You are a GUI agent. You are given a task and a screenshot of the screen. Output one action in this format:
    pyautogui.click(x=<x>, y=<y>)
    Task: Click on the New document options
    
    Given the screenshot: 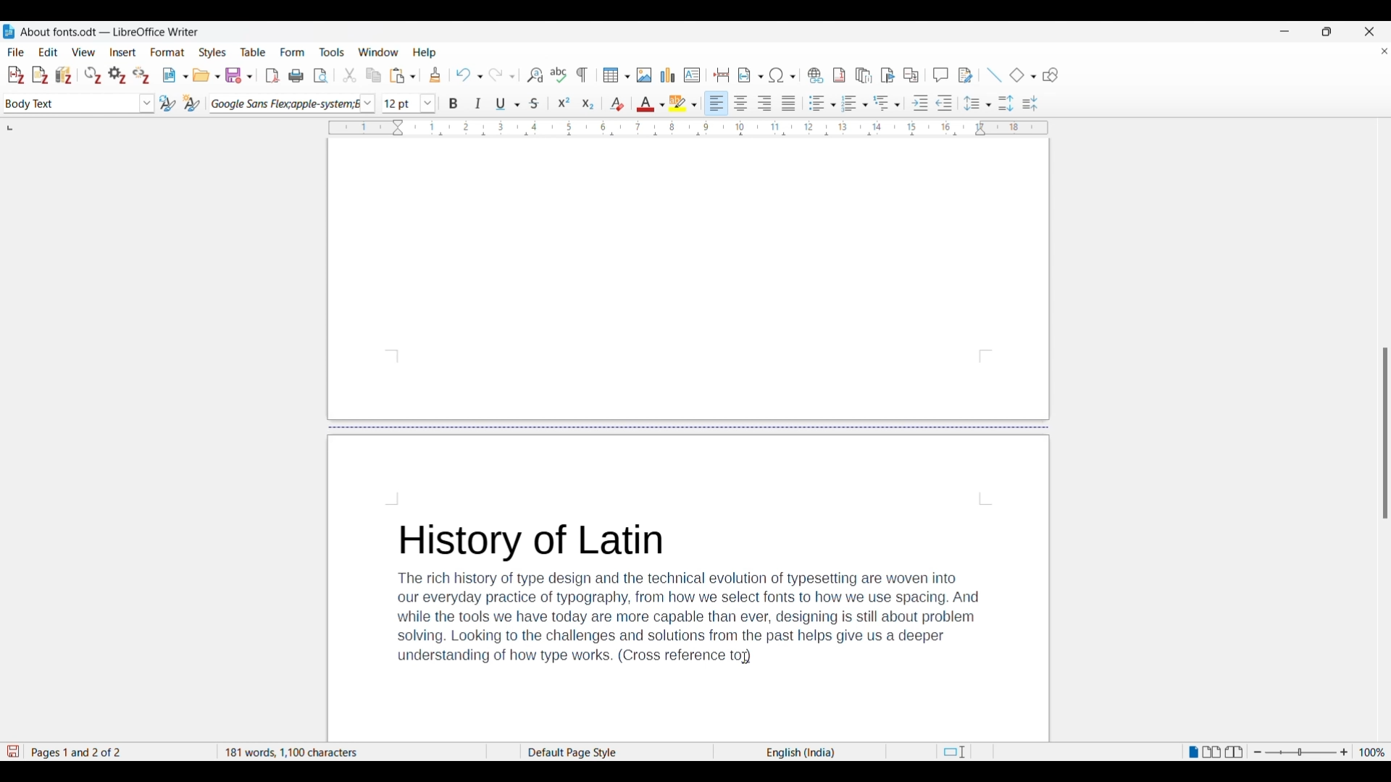 What is the action you would take?
    pyautogui.click(x=175, y=75)
    